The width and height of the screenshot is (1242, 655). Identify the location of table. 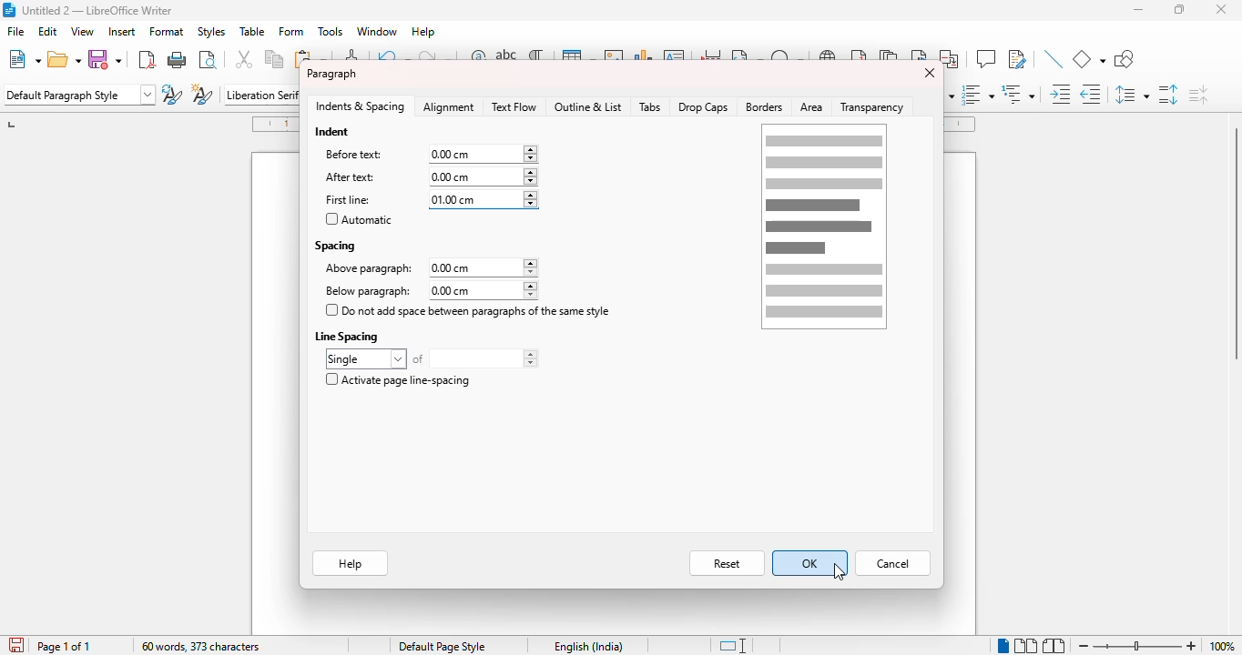
(252, 32).